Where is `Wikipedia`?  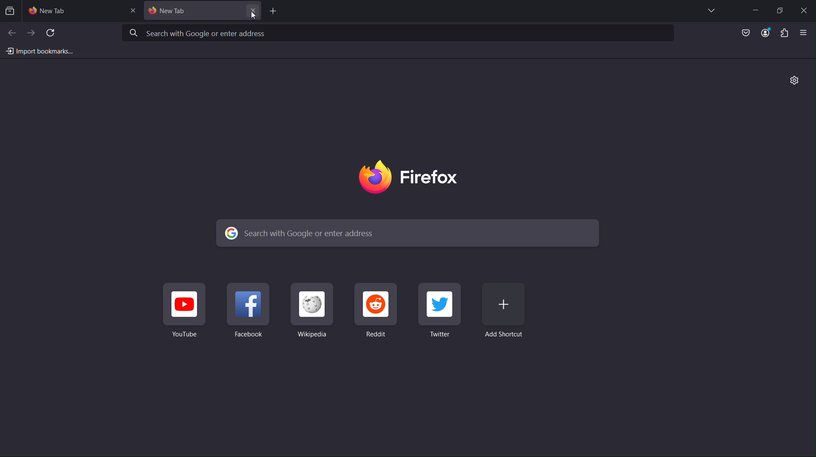 Wikipedia is located at coordinates (314, 315).